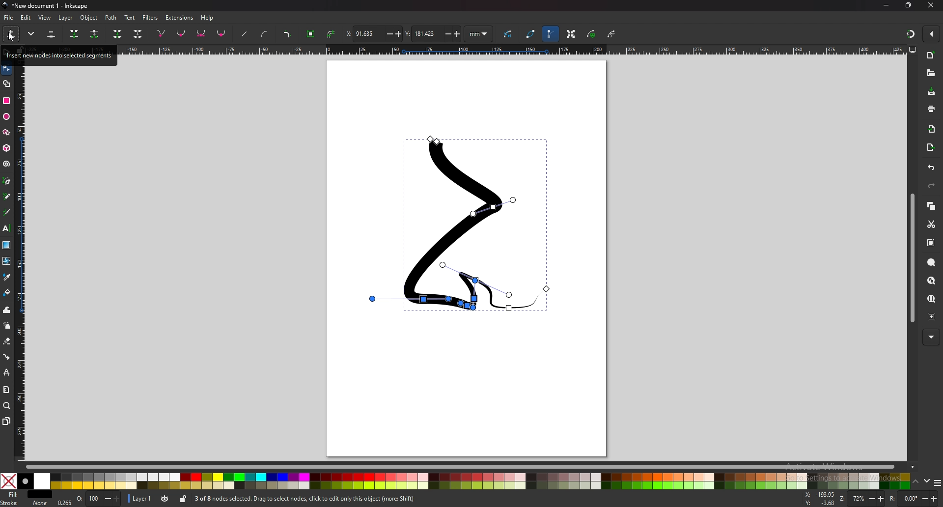 The height and width of the screenshot is (507, 943). I want to click on gradient, so click(6, 245).